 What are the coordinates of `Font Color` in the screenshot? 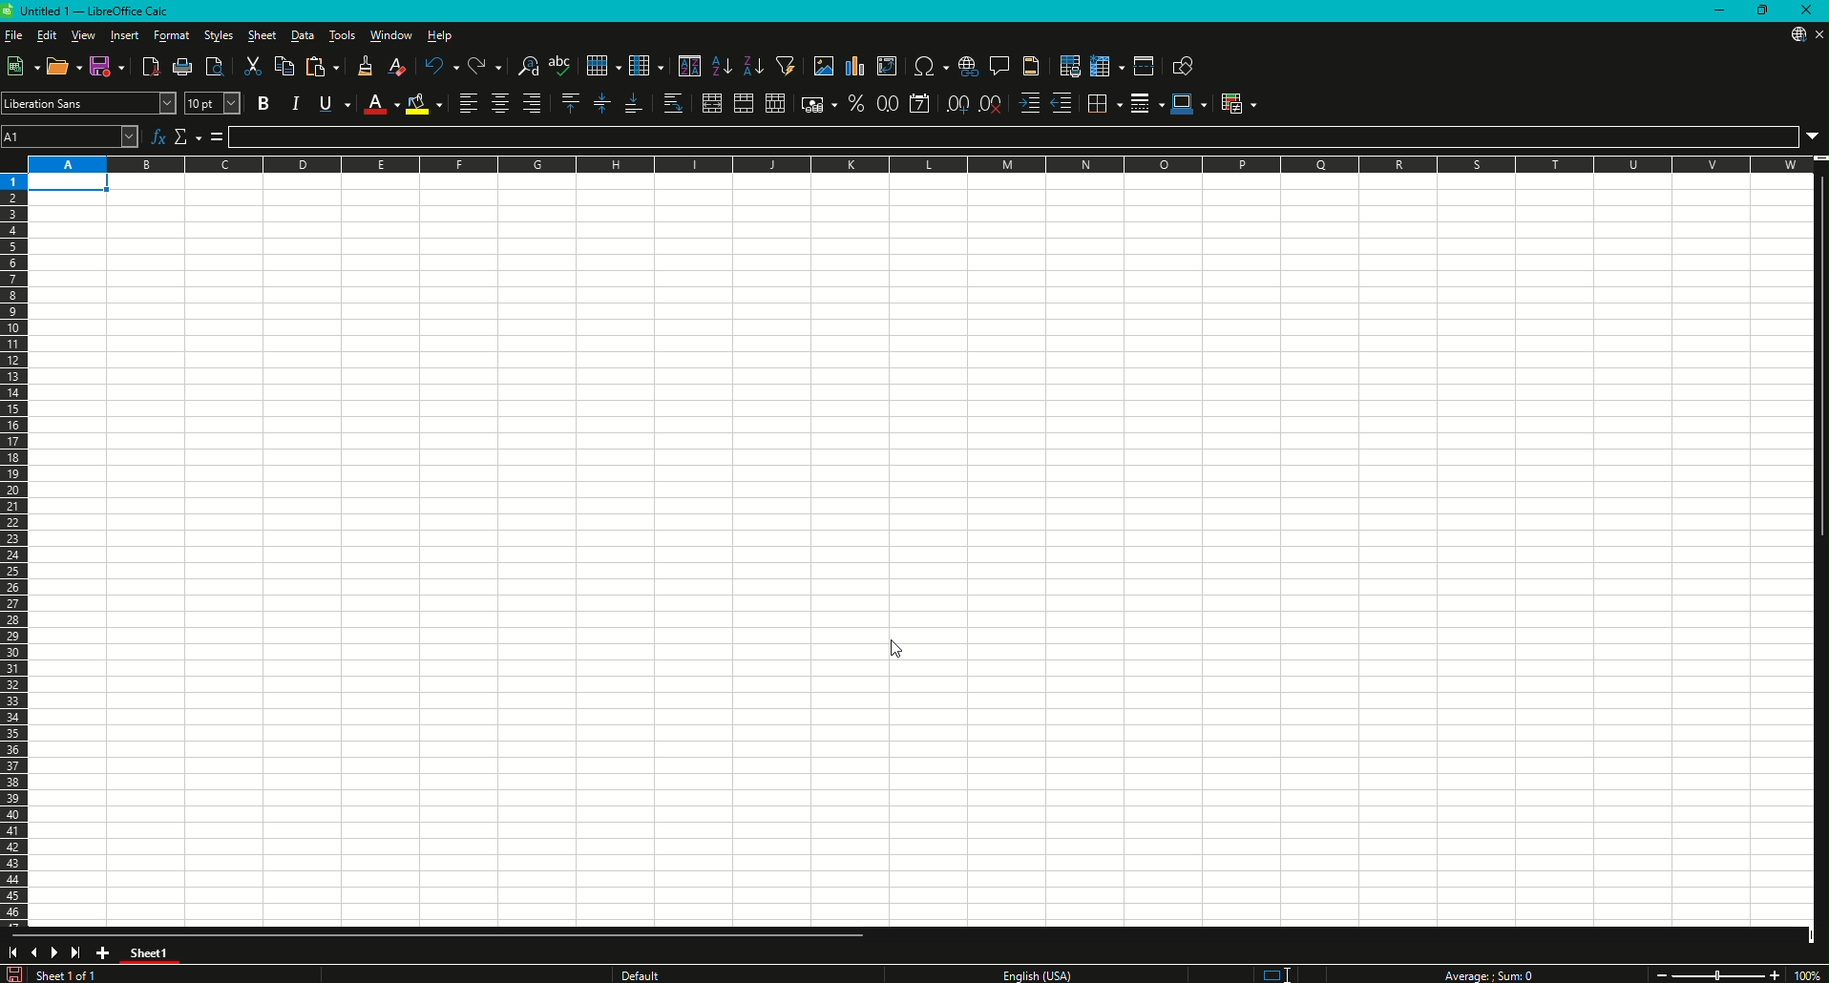 It's located at (381, 104).